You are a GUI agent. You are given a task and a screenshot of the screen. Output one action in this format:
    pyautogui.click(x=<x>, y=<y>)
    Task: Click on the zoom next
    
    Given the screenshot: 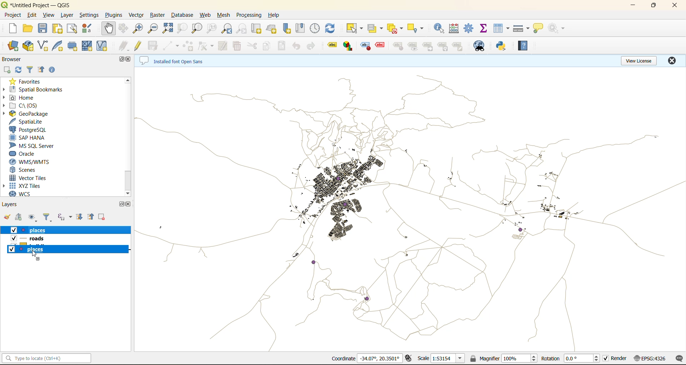 What is the action you would take?
    pyautogui.click(x=242, y=29)
    